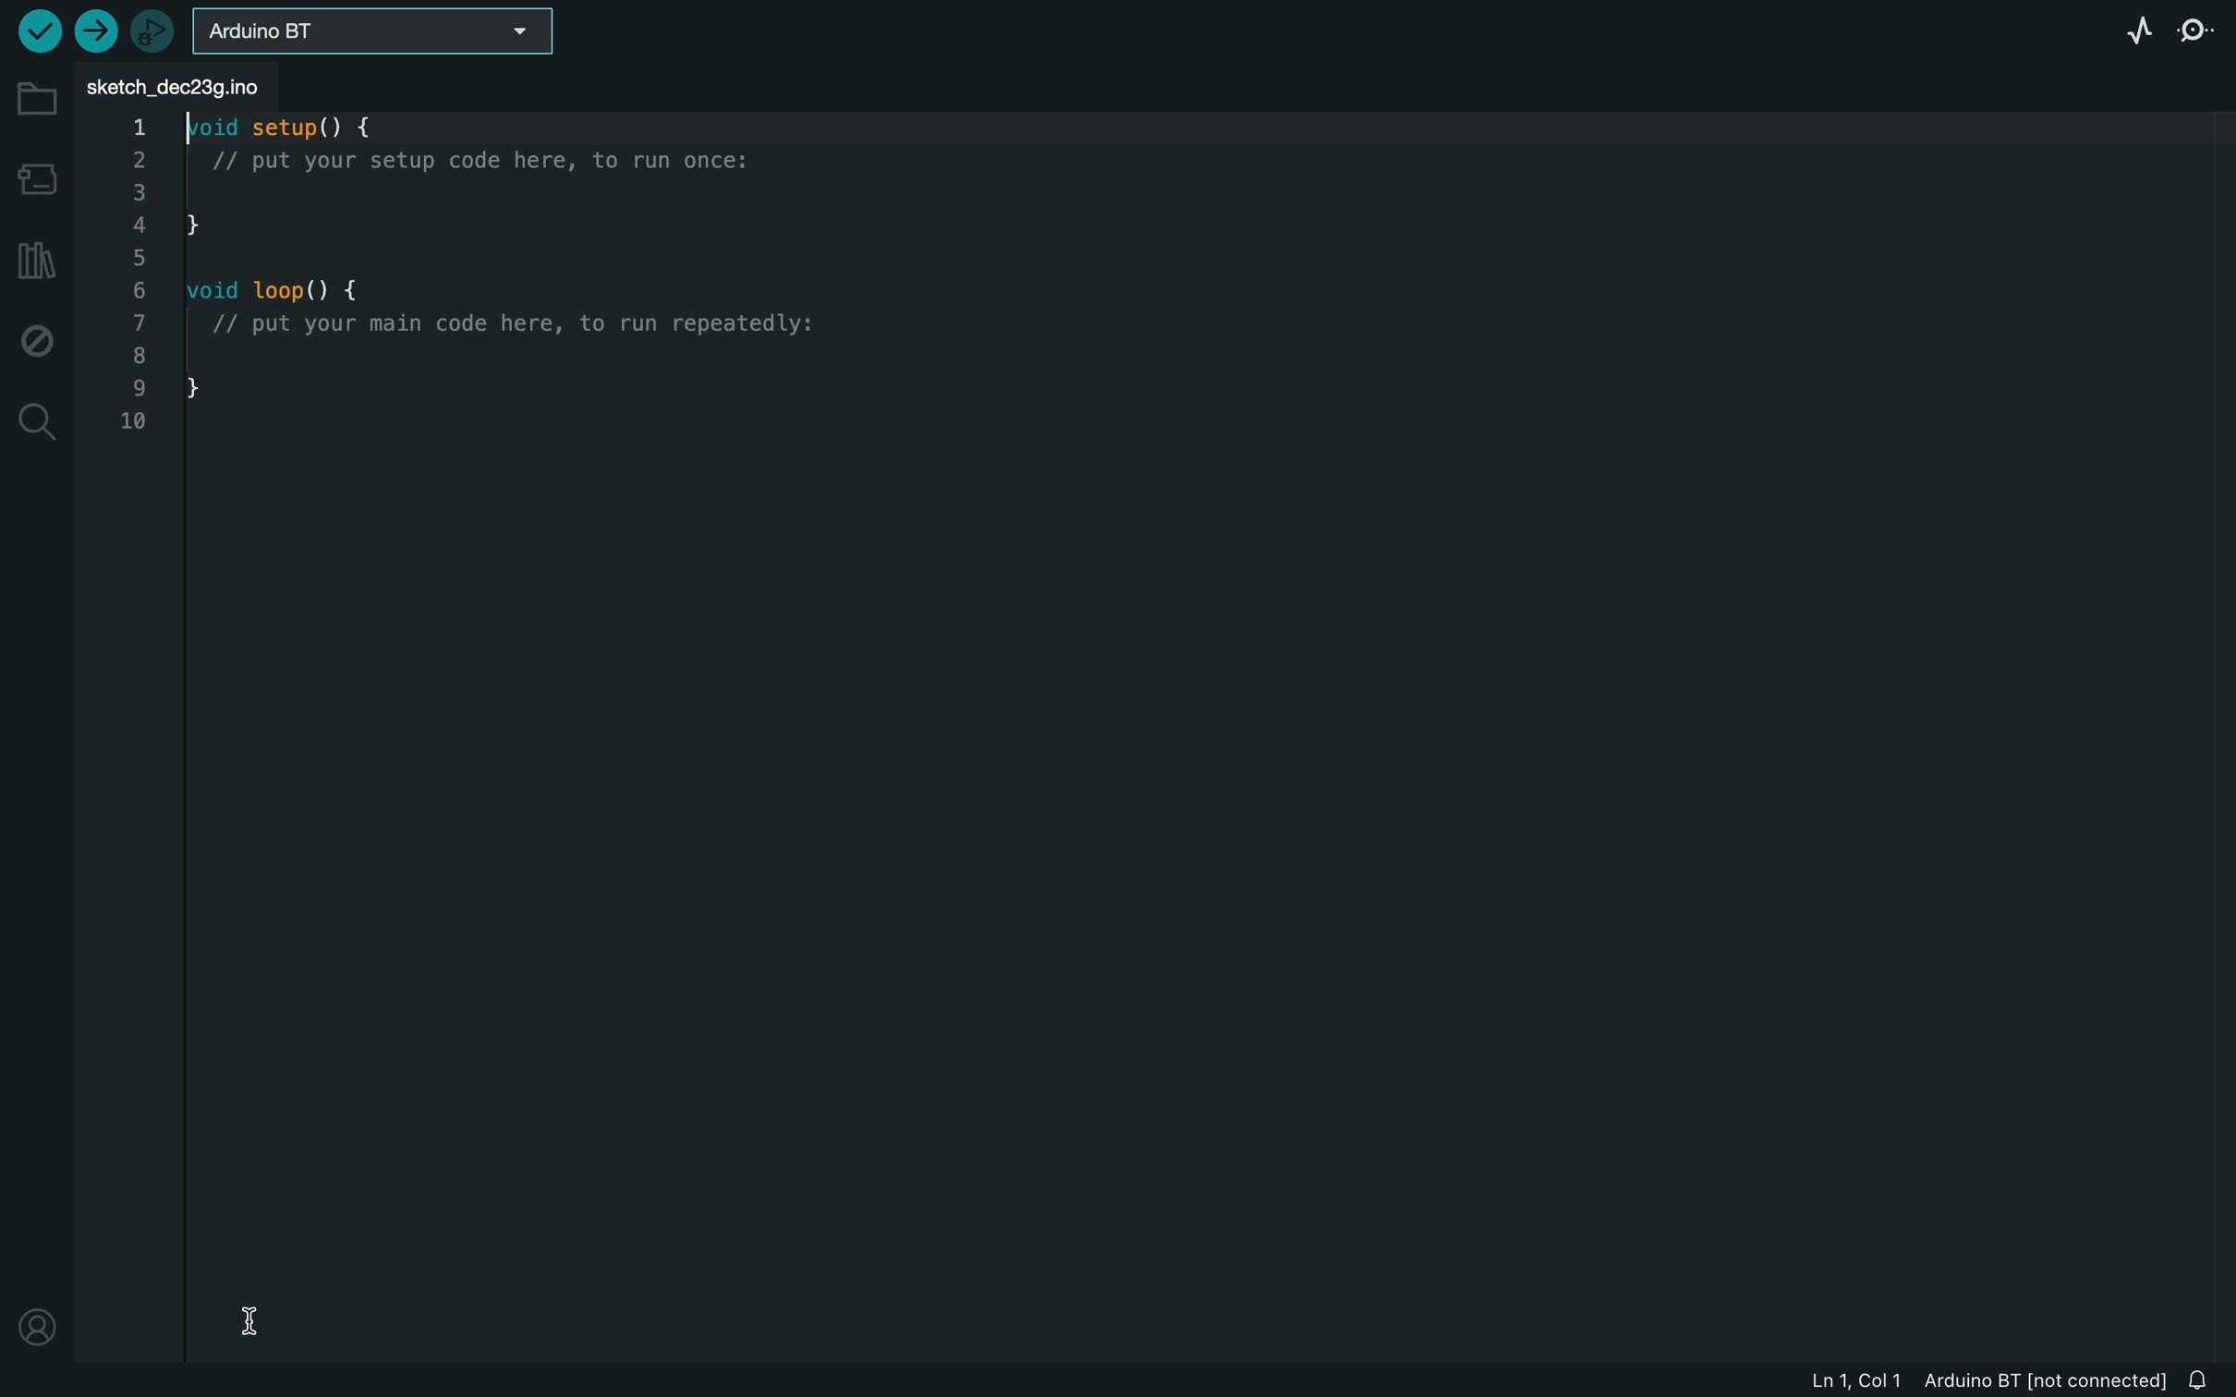 The height and width of the screenshot is (1397, 2236). I want to click on folder, so click(34, 104).